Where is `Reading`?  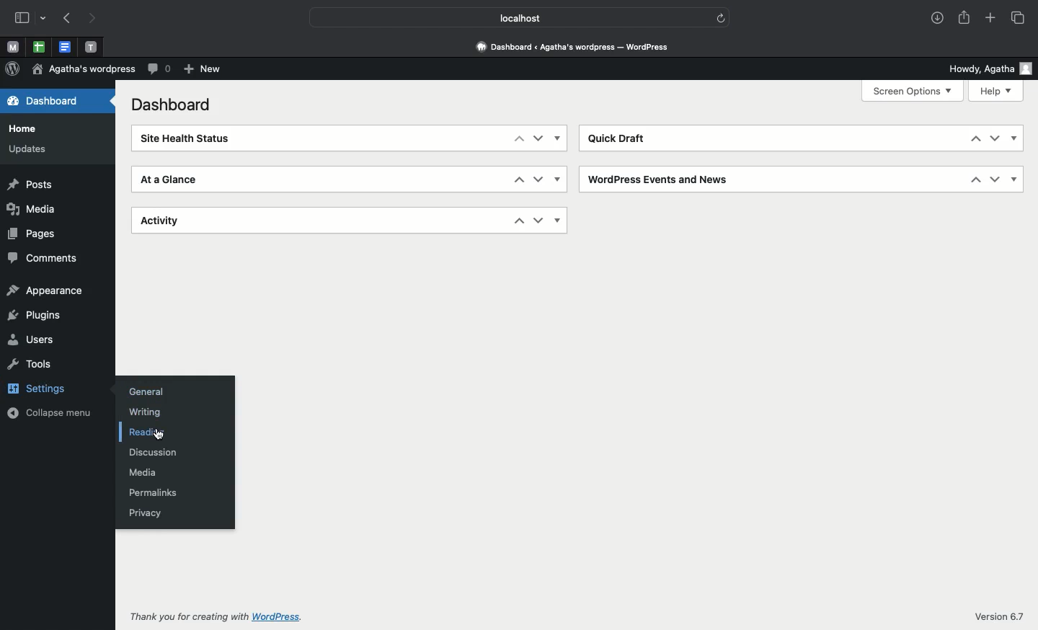 Reading is located at coordinates (155, 435).